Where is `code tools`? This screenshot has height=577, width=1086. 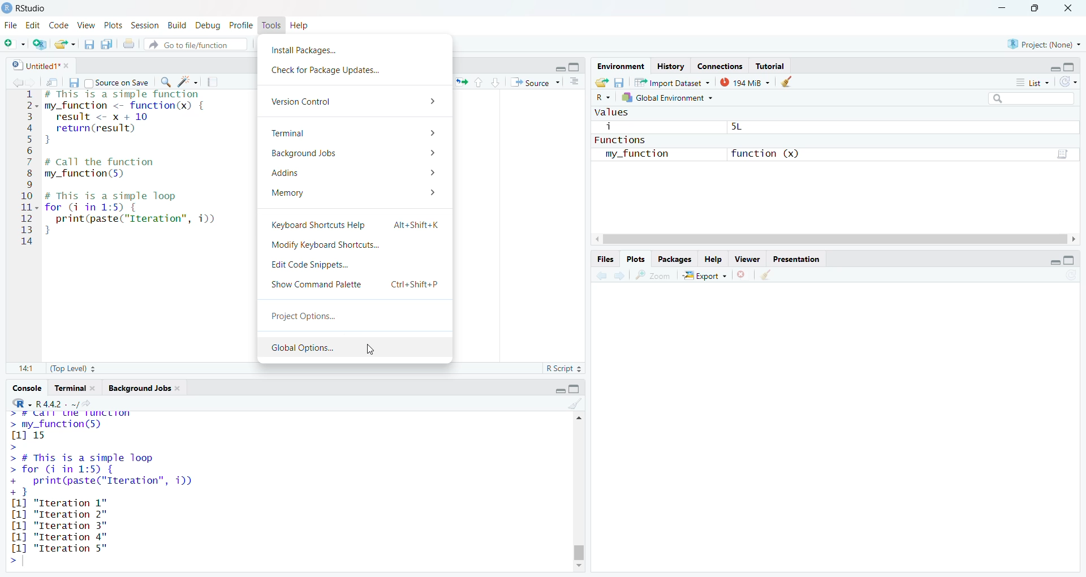
code tools is located at coordinates (188, 81).